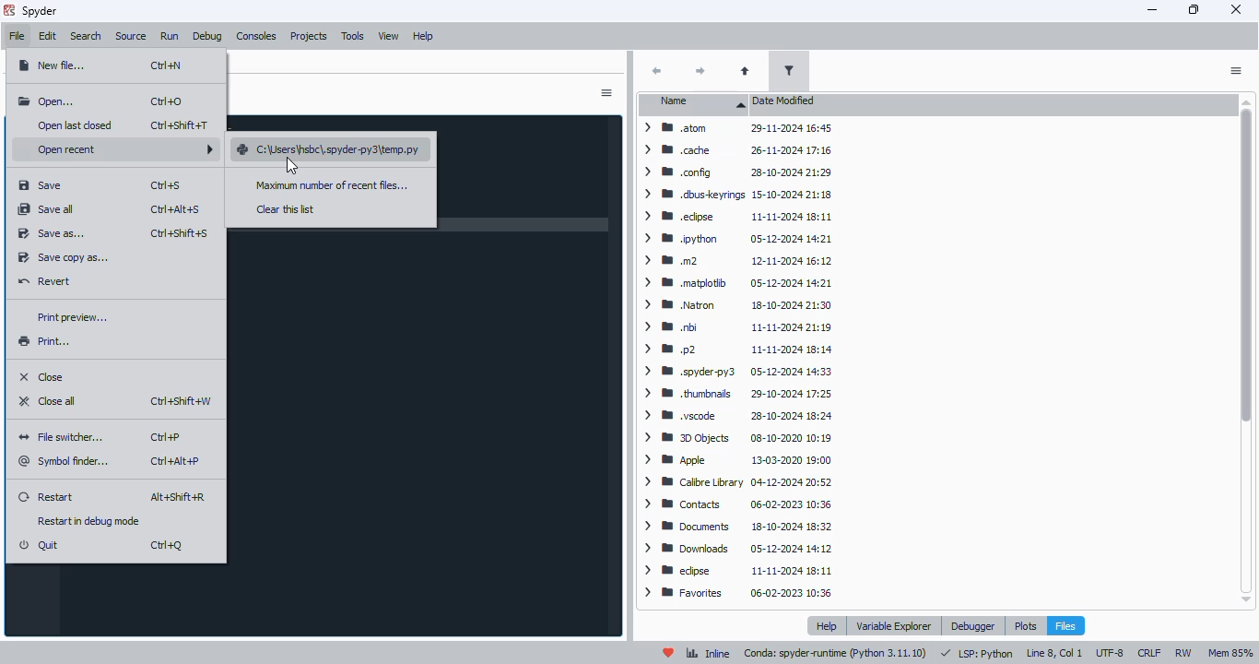 This screenshot has height=664, width=1259. Describe the element at coordinates (169, 101) in the screenshot. I see `shortcut for open` at that location.